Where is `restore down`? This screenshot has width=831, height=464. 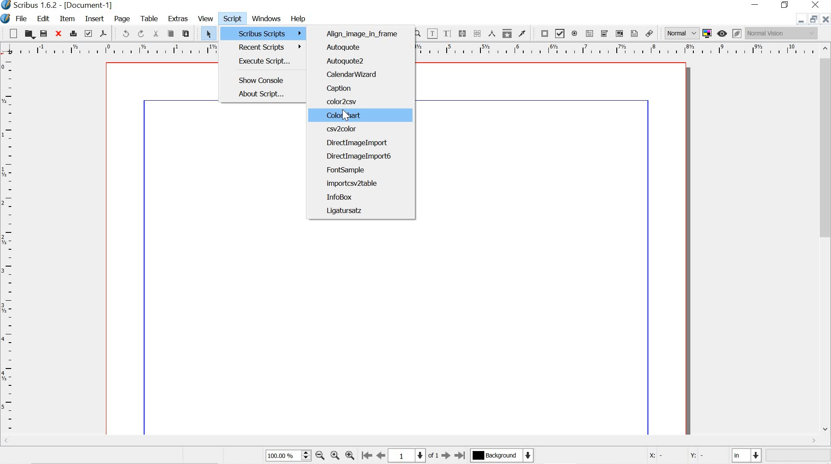
restore down is located at coordinates (815, 19).